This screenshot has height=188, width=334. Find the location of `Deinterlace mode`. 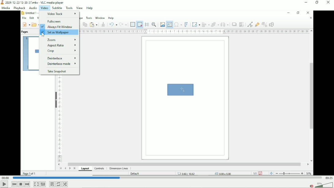

Deinterlace mode is located at coordinates (61, 64).